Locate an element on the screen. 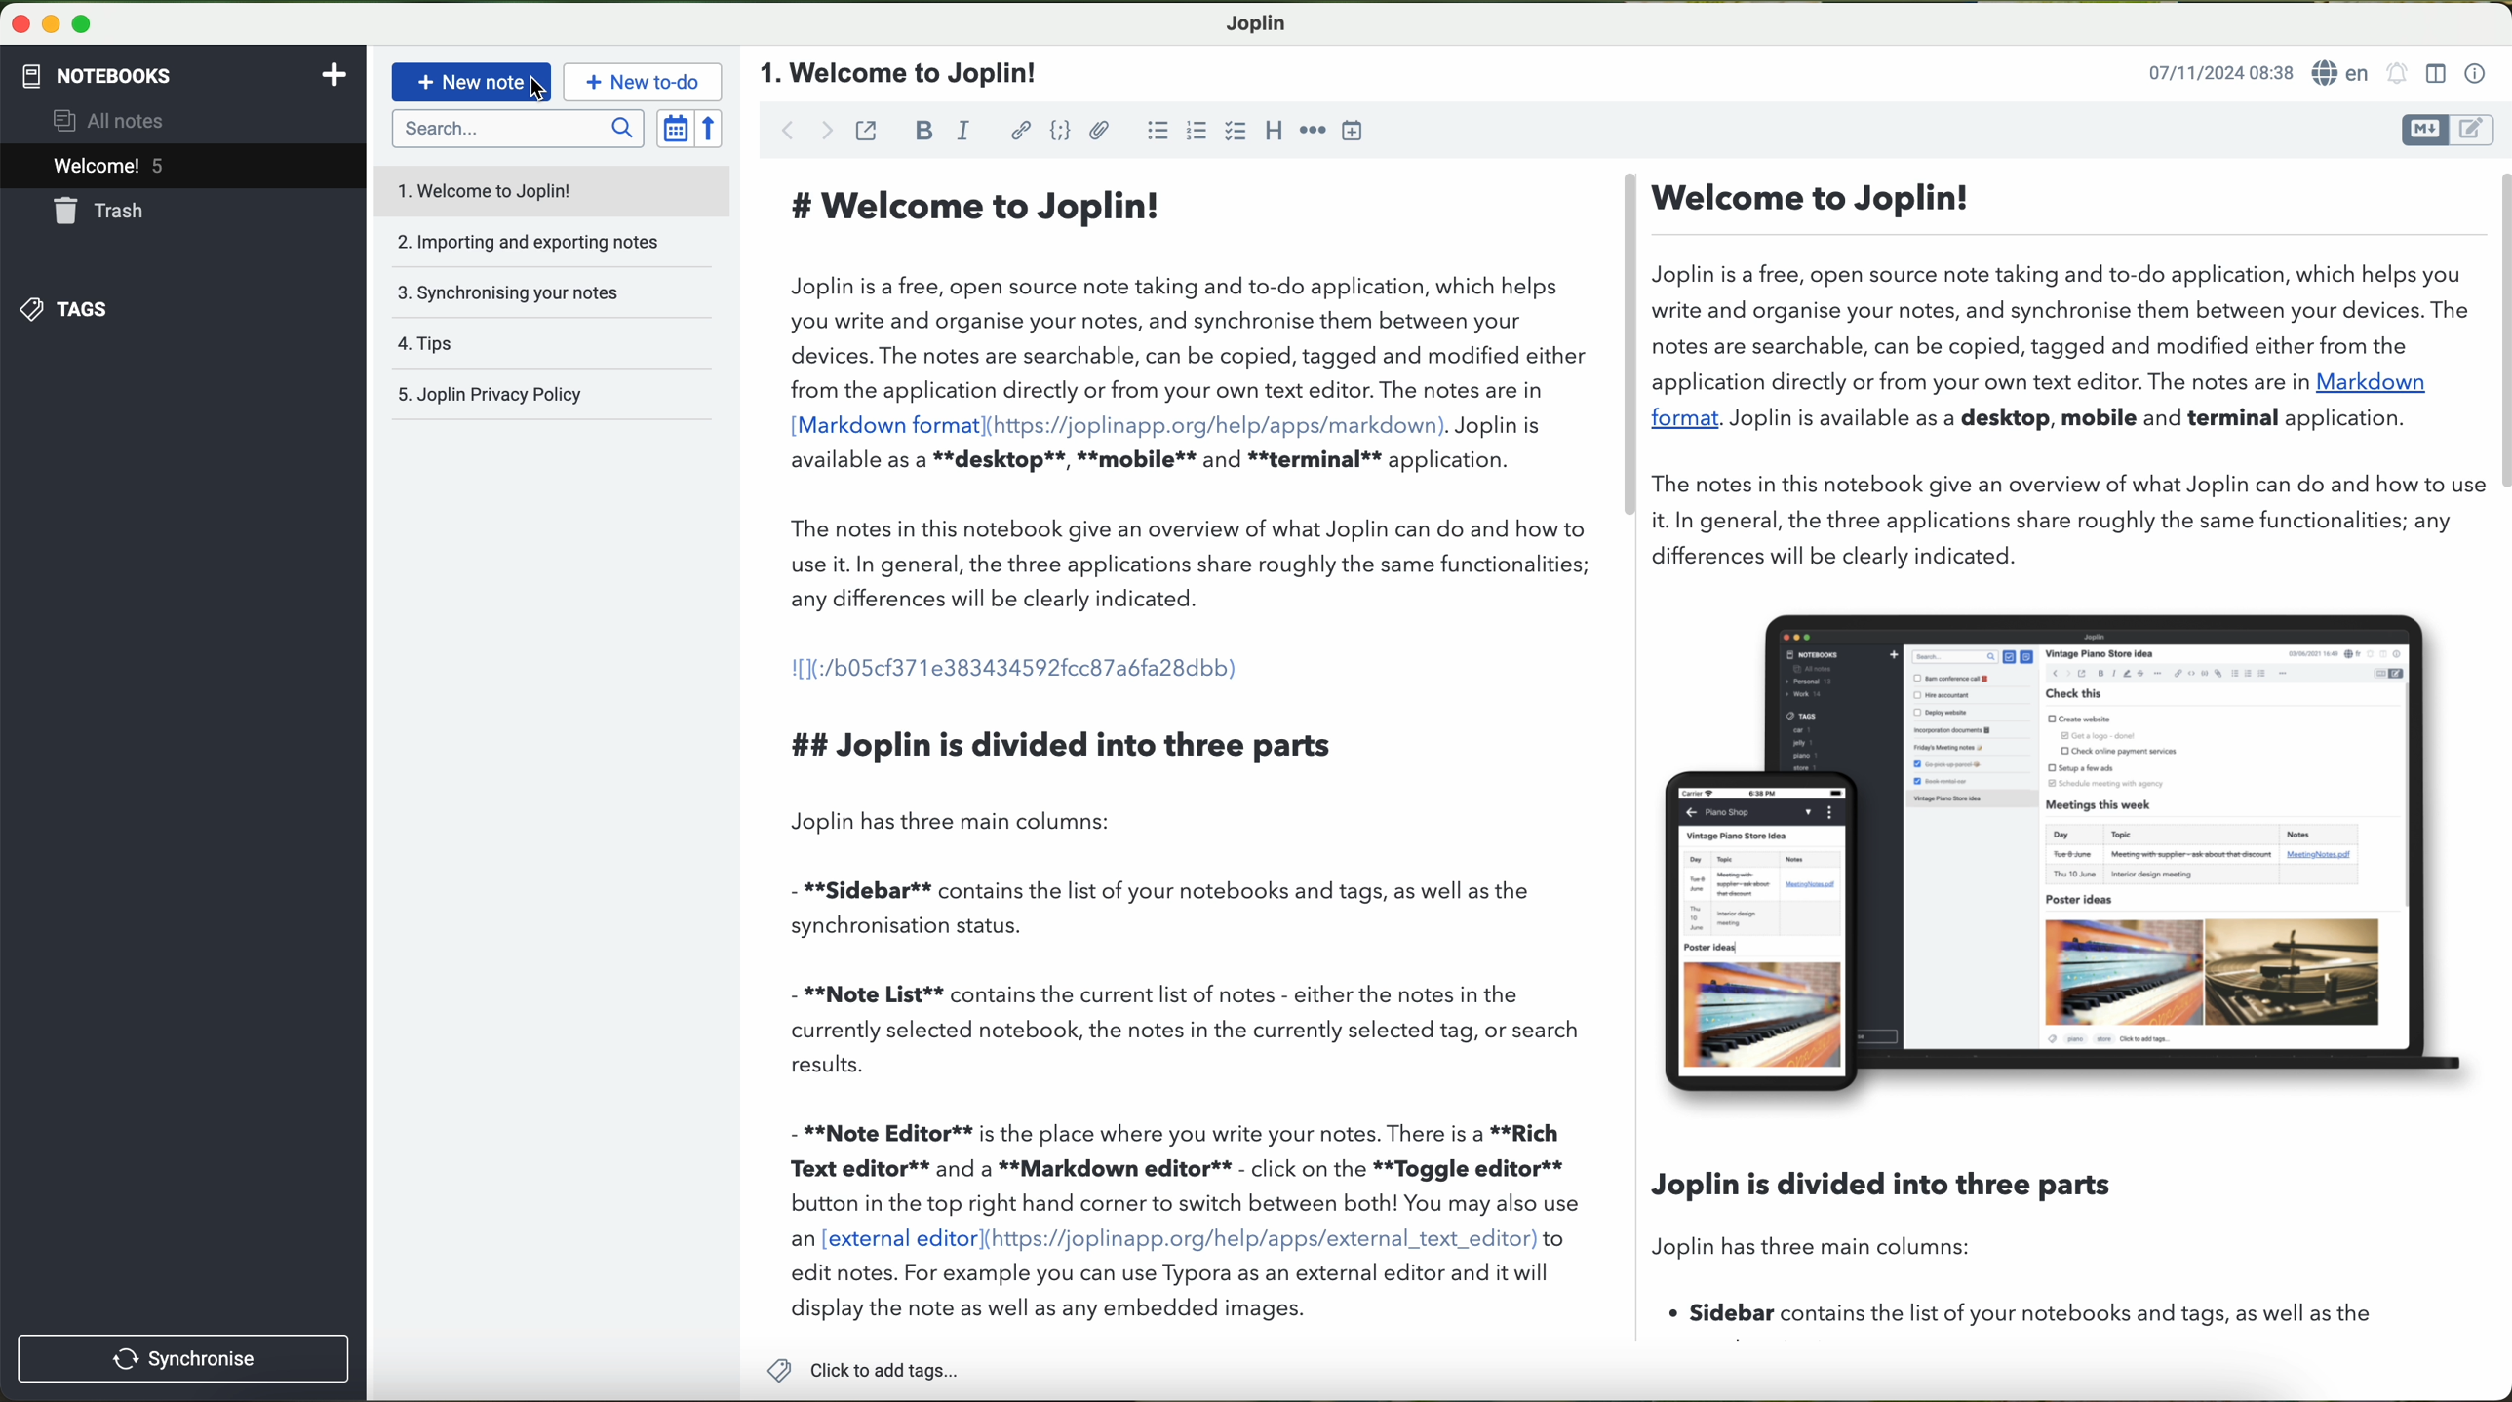 The image size is (2512, 1402). date and hour is located at coordinates (2220, 71).